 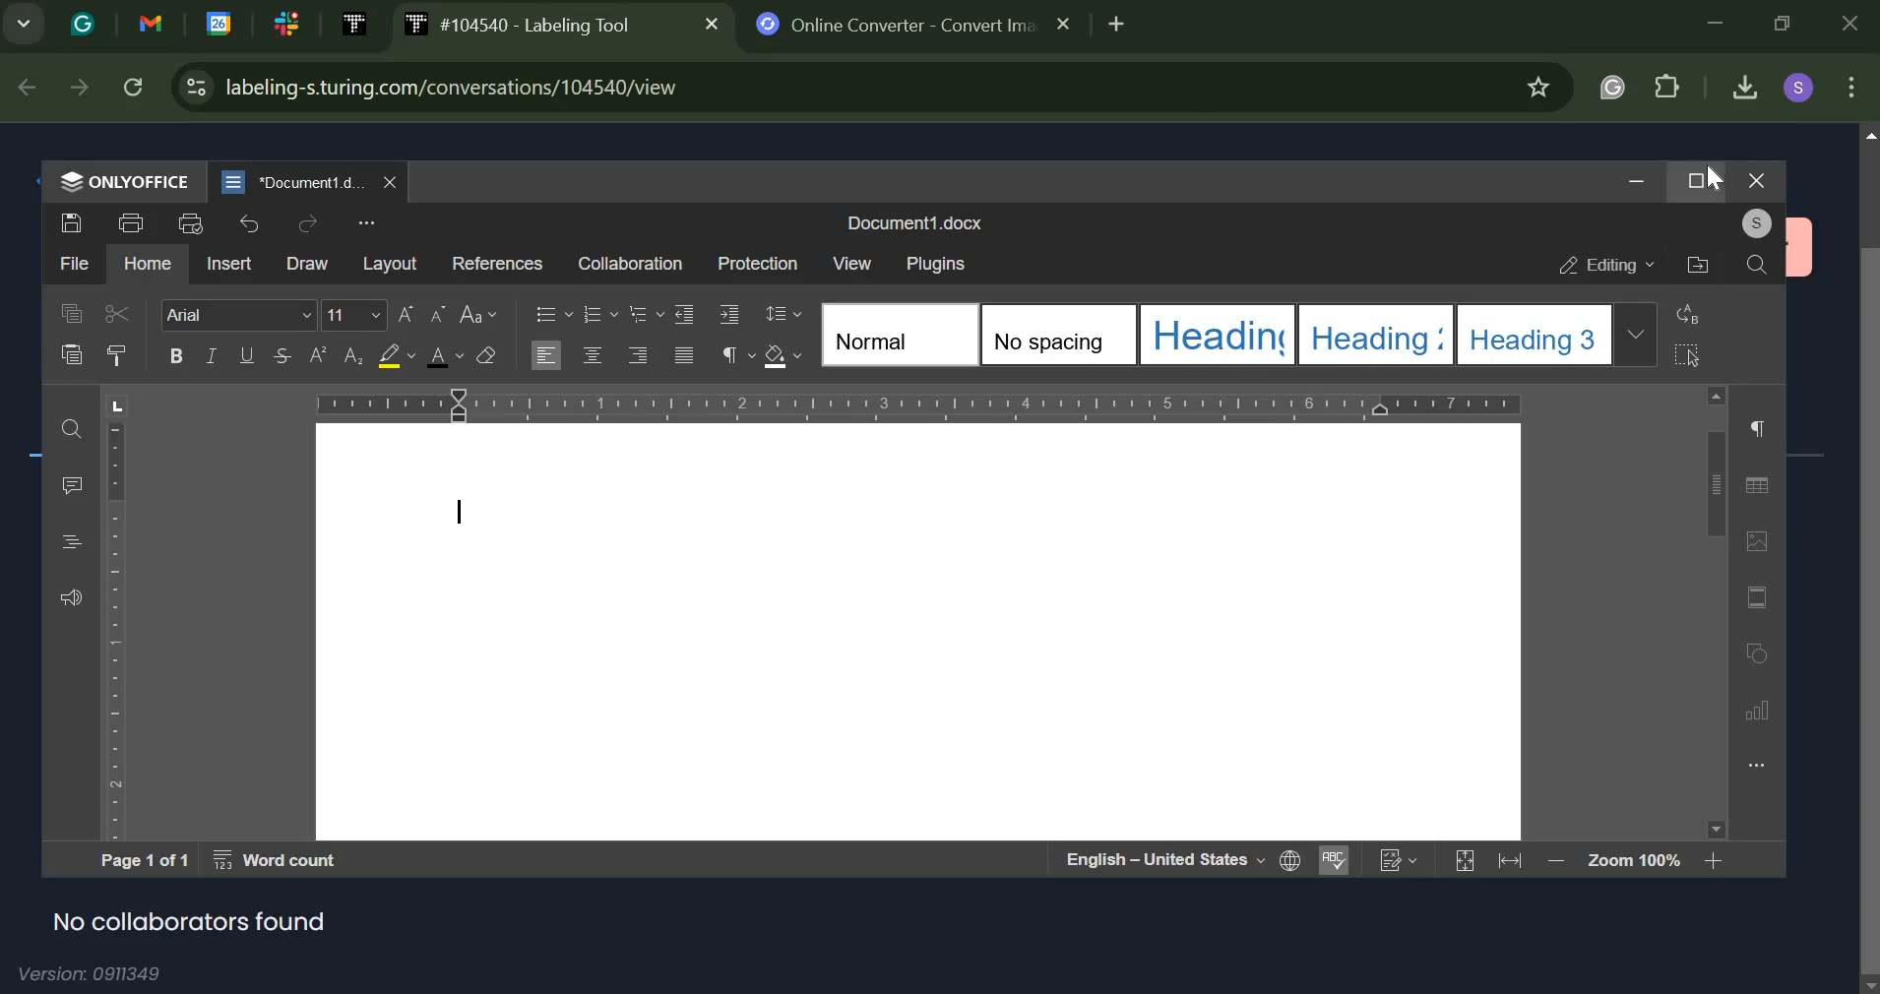 What do you see at coordinates (848, 261) in the screenshot?
I see `view` at bounding box center [848, 261].